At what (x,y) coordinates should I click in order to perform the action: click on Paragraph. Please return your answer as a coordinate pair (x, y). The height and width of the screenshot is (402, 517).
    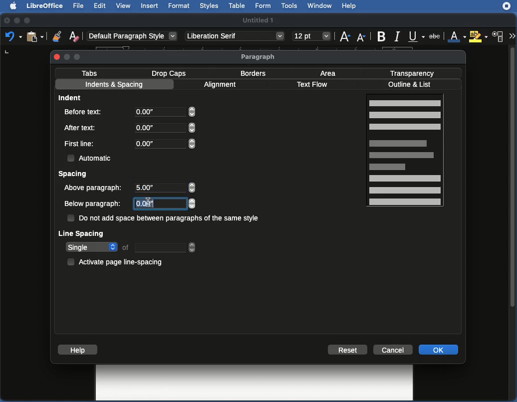
    Looking at the image, I should click on (259, 57).